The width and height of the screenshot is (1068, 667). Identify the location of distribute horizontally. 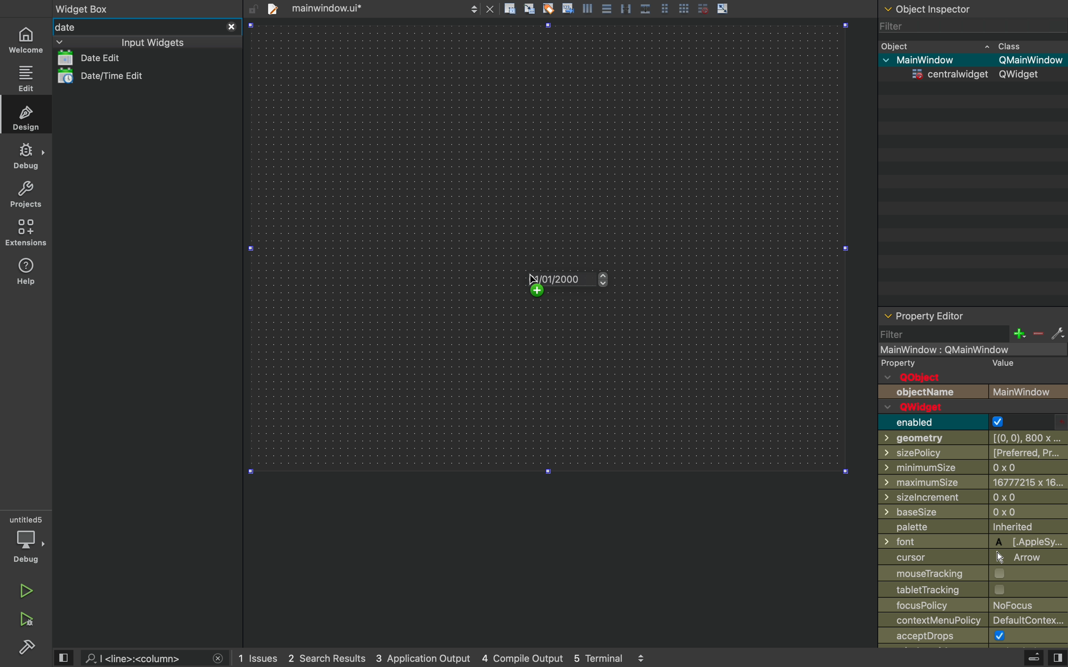
(625, 8).